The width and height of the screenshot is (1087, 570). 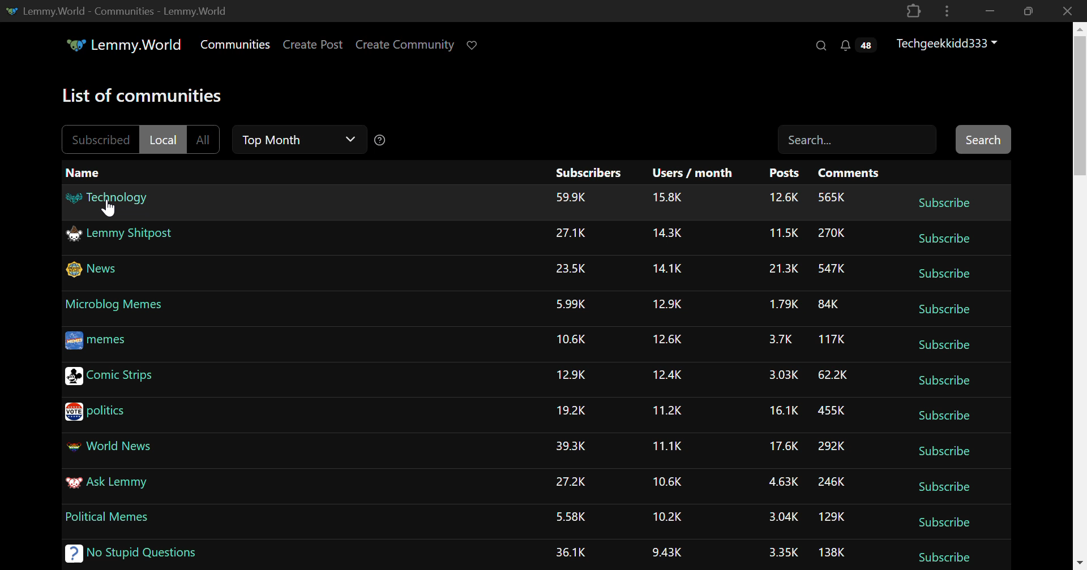 What do you see at coordinates (106, 198) in the screenshot?
I see `Technology` at bounding box center [106, 198].